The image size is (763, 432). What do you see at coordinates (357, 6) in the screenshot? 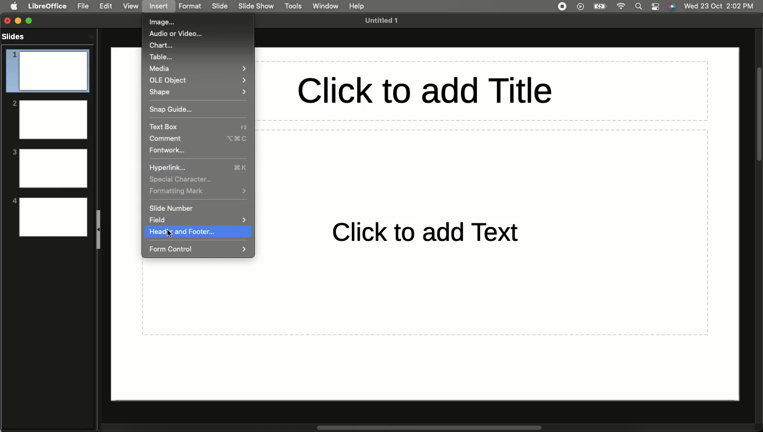
I see `Hel` at bounding box center [357, 6].